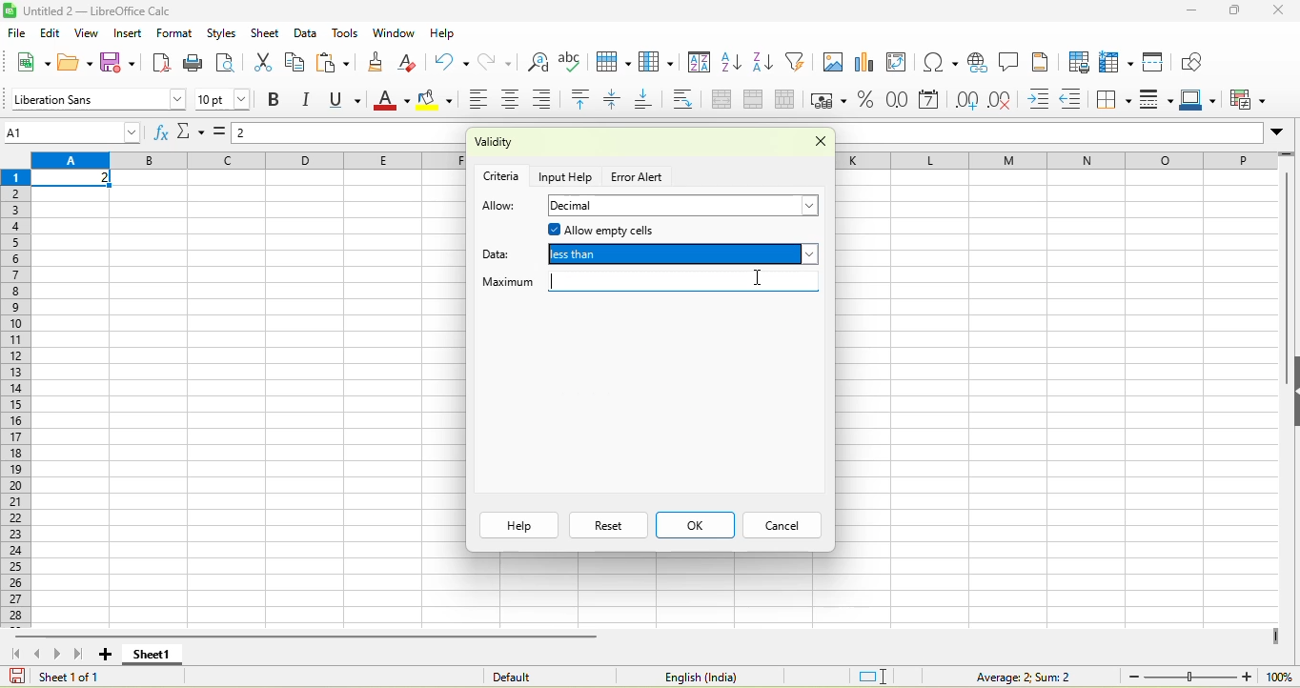  What do you see at coordinates (1288, 158) in the screenshot?
I see `more rows` at bounding box center [1288, 158].